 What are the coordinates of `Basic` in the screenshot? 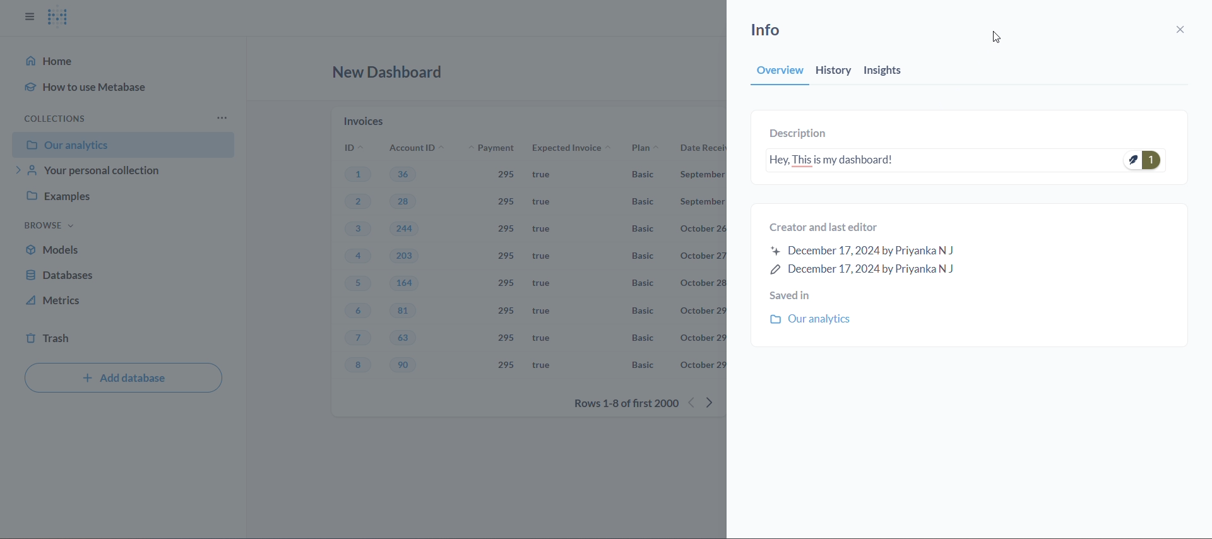 It's located at (641, 175).